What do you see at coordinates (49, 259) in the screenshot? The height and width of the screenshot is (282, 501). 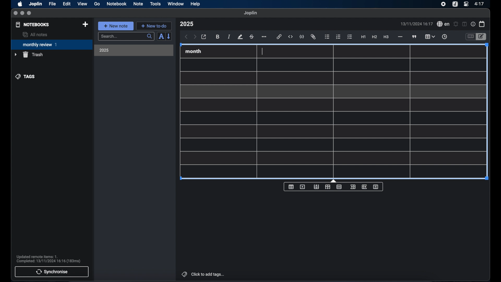 I see `sync notification` at bounding box center [49, 259].